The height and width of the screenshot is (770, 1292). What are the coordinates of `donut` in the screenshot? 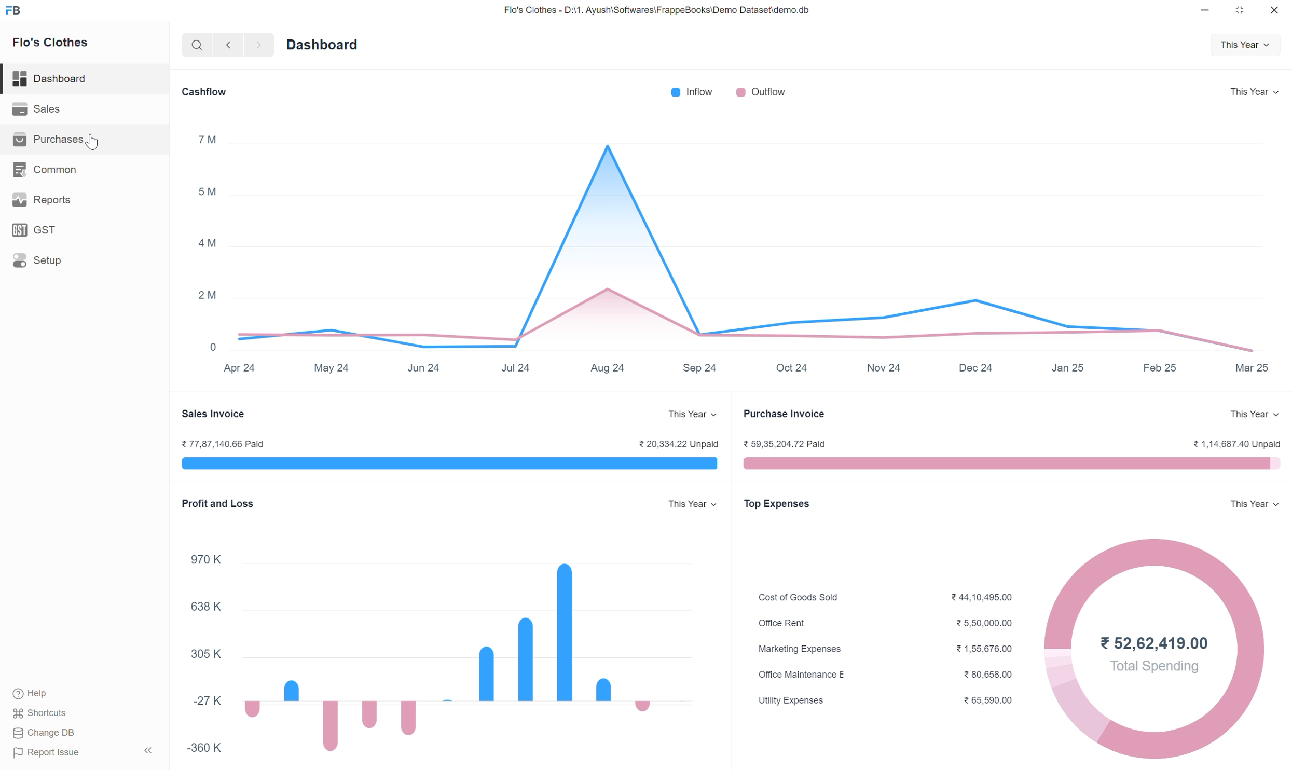 It's located at (1248, 656).